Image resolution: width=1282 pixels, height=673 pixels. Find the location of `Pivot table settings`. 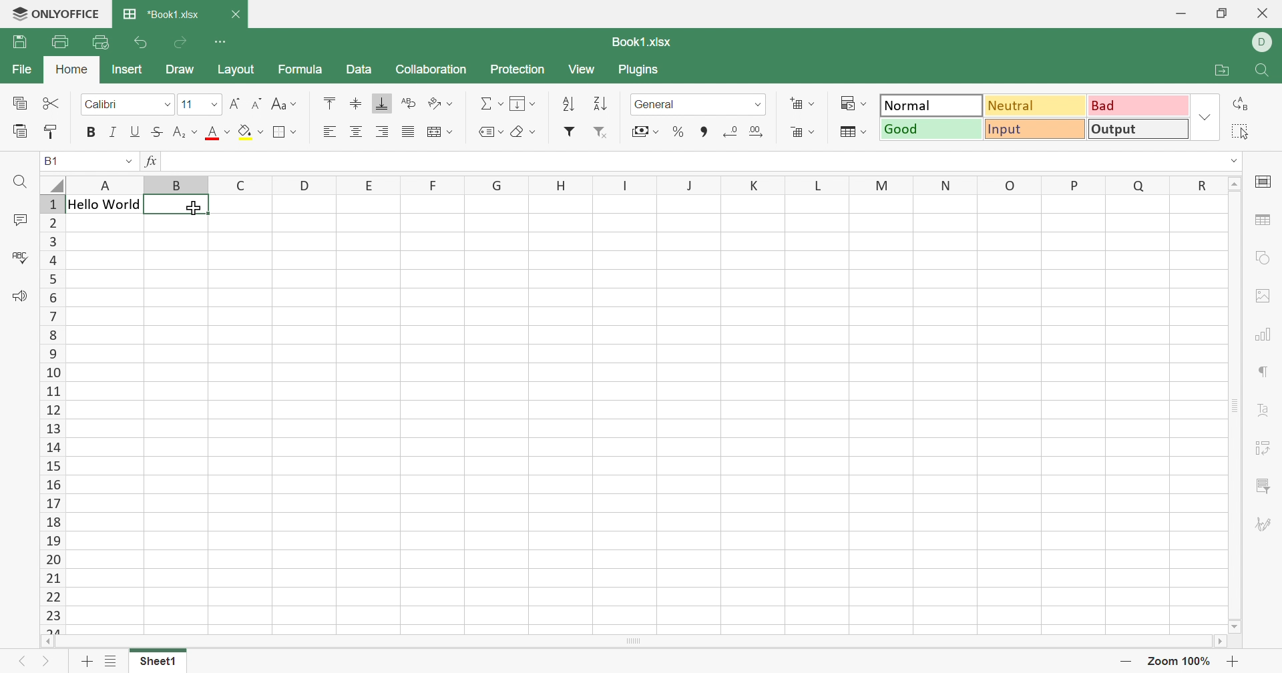

Pivot table settings is located at coordinates (1261, 449).